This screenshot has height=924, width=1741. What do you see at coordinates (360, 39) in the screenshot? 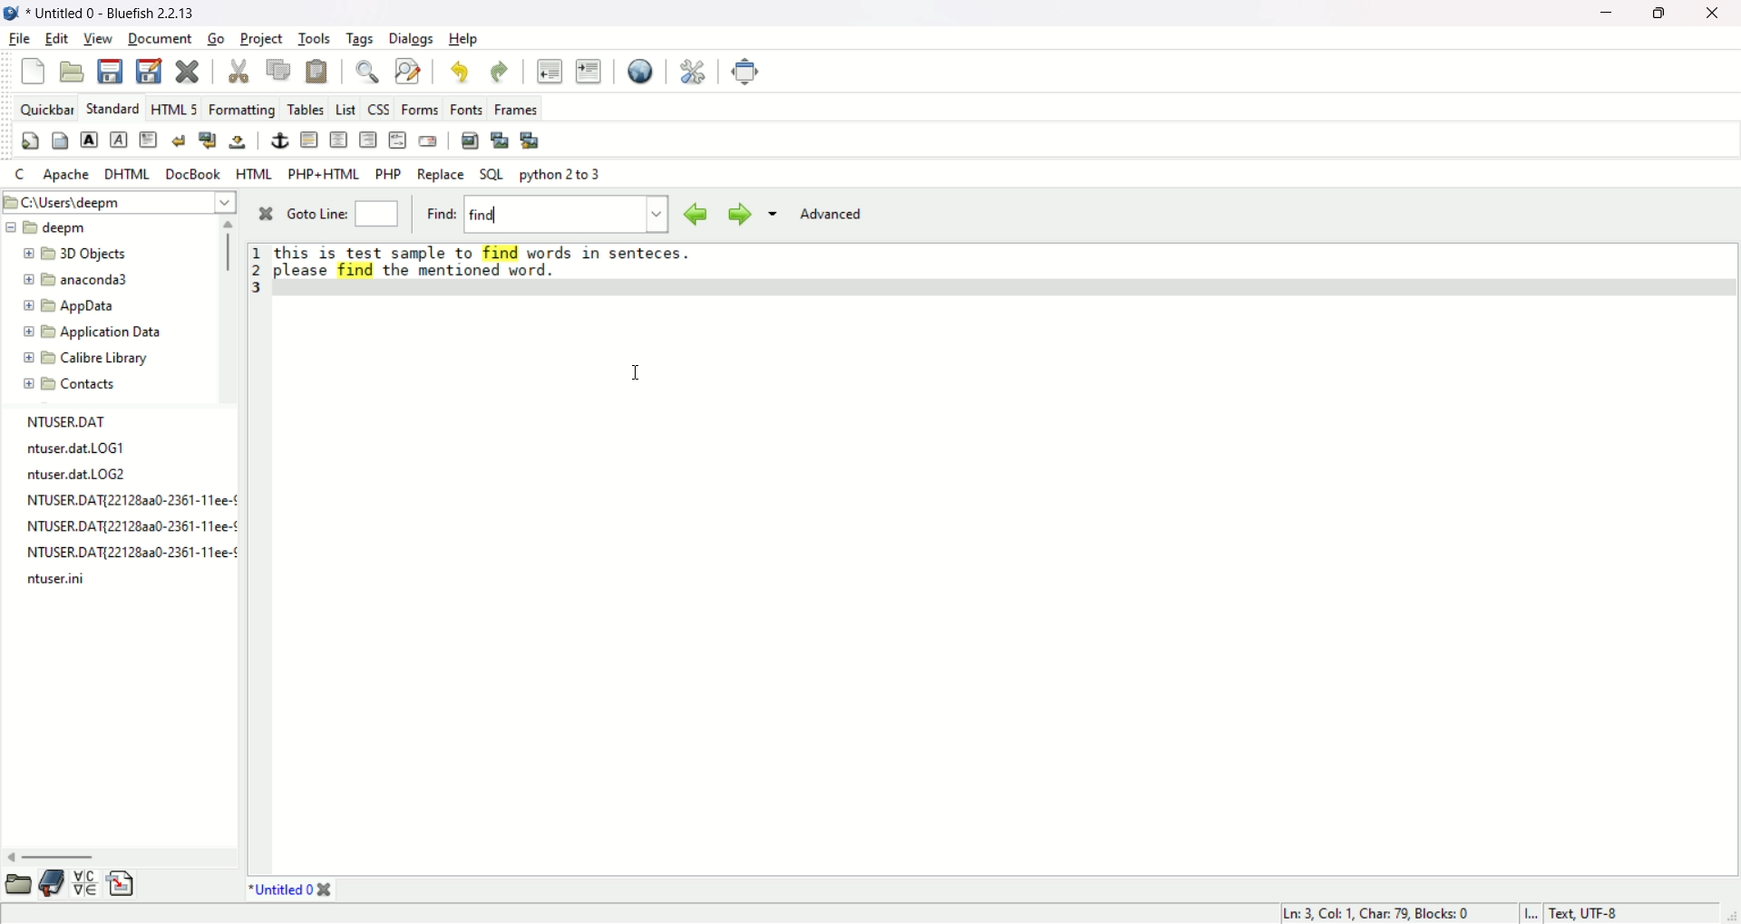
I see `tags` at bounding box center [360, 39].